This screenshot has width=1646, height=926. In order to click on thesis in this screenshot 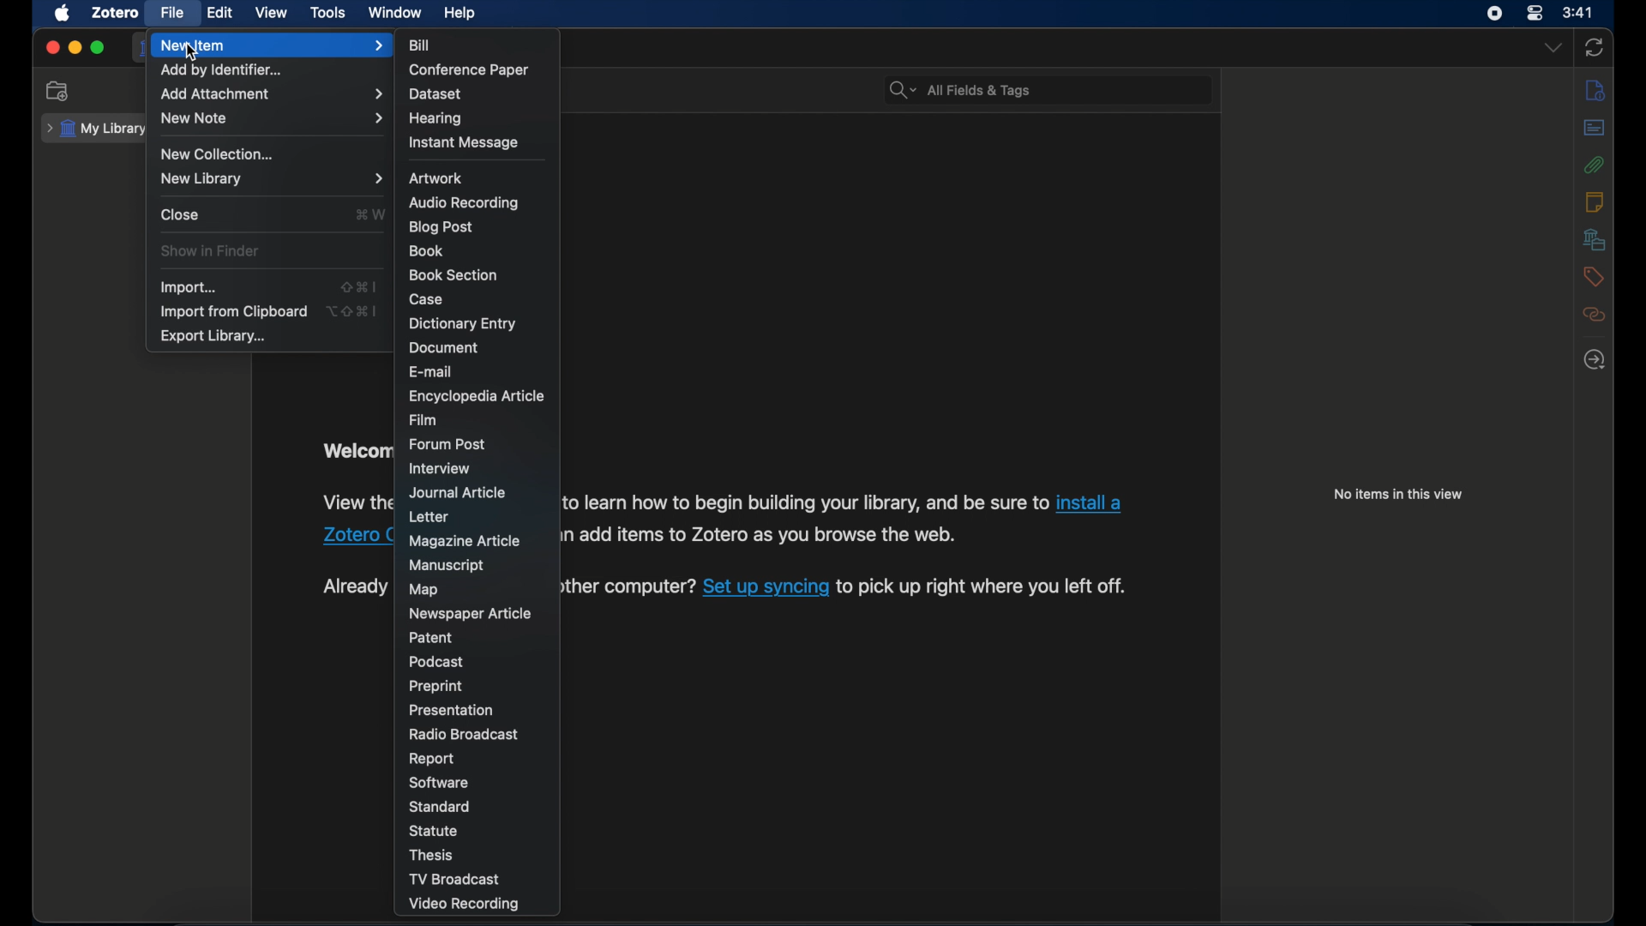, I will do `click(433, 855)`.